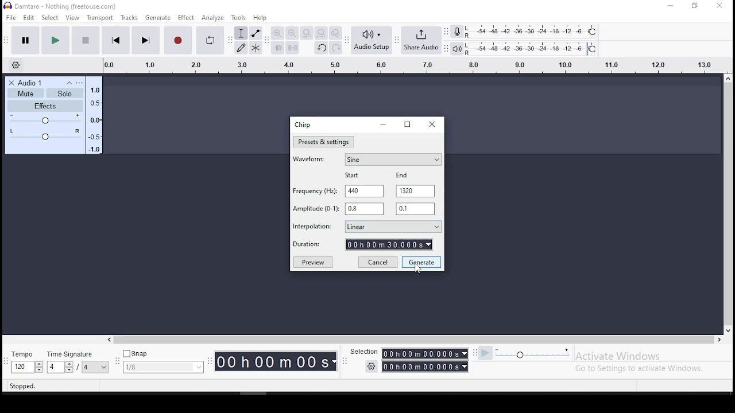 This screenshot has width=735, height=413. Describe the element at coordinates (64, 6) in the screenshot. I see `icon and file name` at that location.